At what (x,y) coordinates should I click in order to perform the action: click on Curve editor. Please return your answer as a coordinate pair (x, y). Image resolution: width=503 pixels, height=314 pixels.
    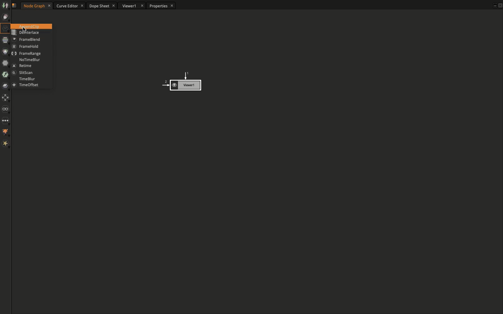
    Looking at the image, I should click on (70, 6).